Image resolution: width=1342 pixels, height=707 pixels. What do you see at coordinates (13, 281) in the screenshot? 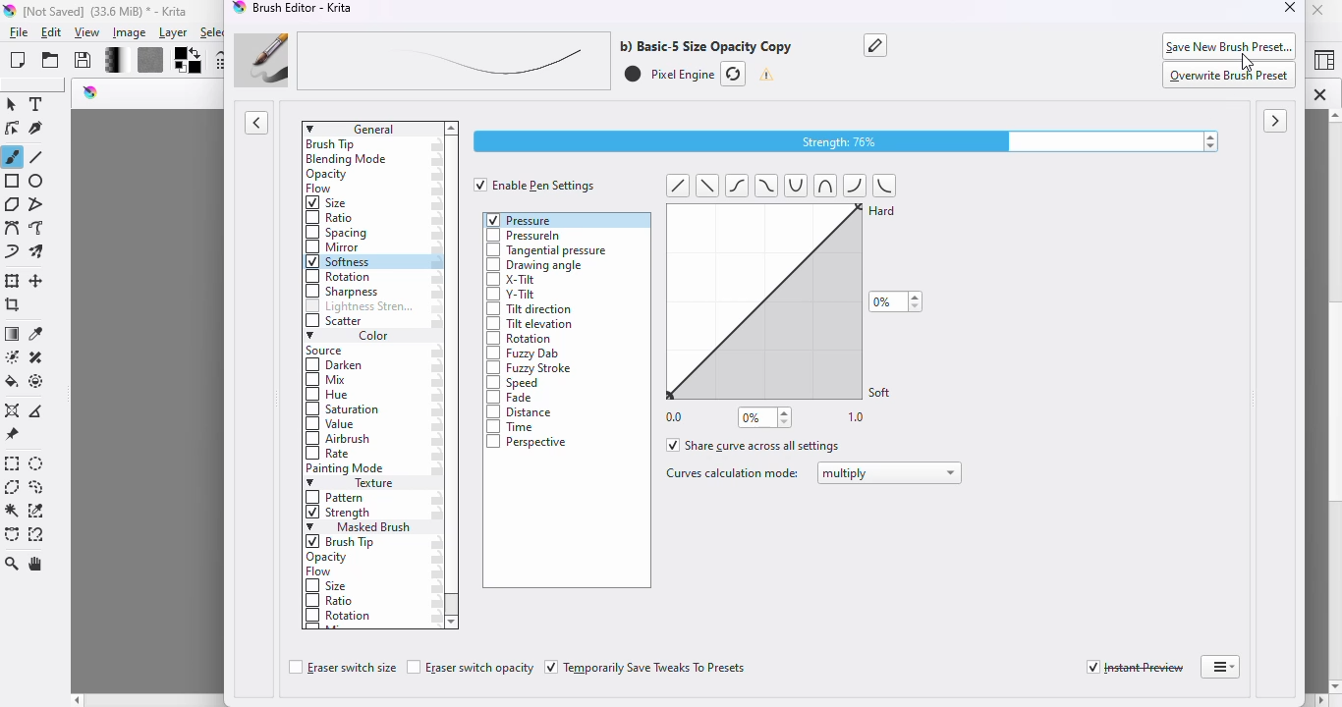
I see `transform a layer or a section` at bounding box center [13, 281].